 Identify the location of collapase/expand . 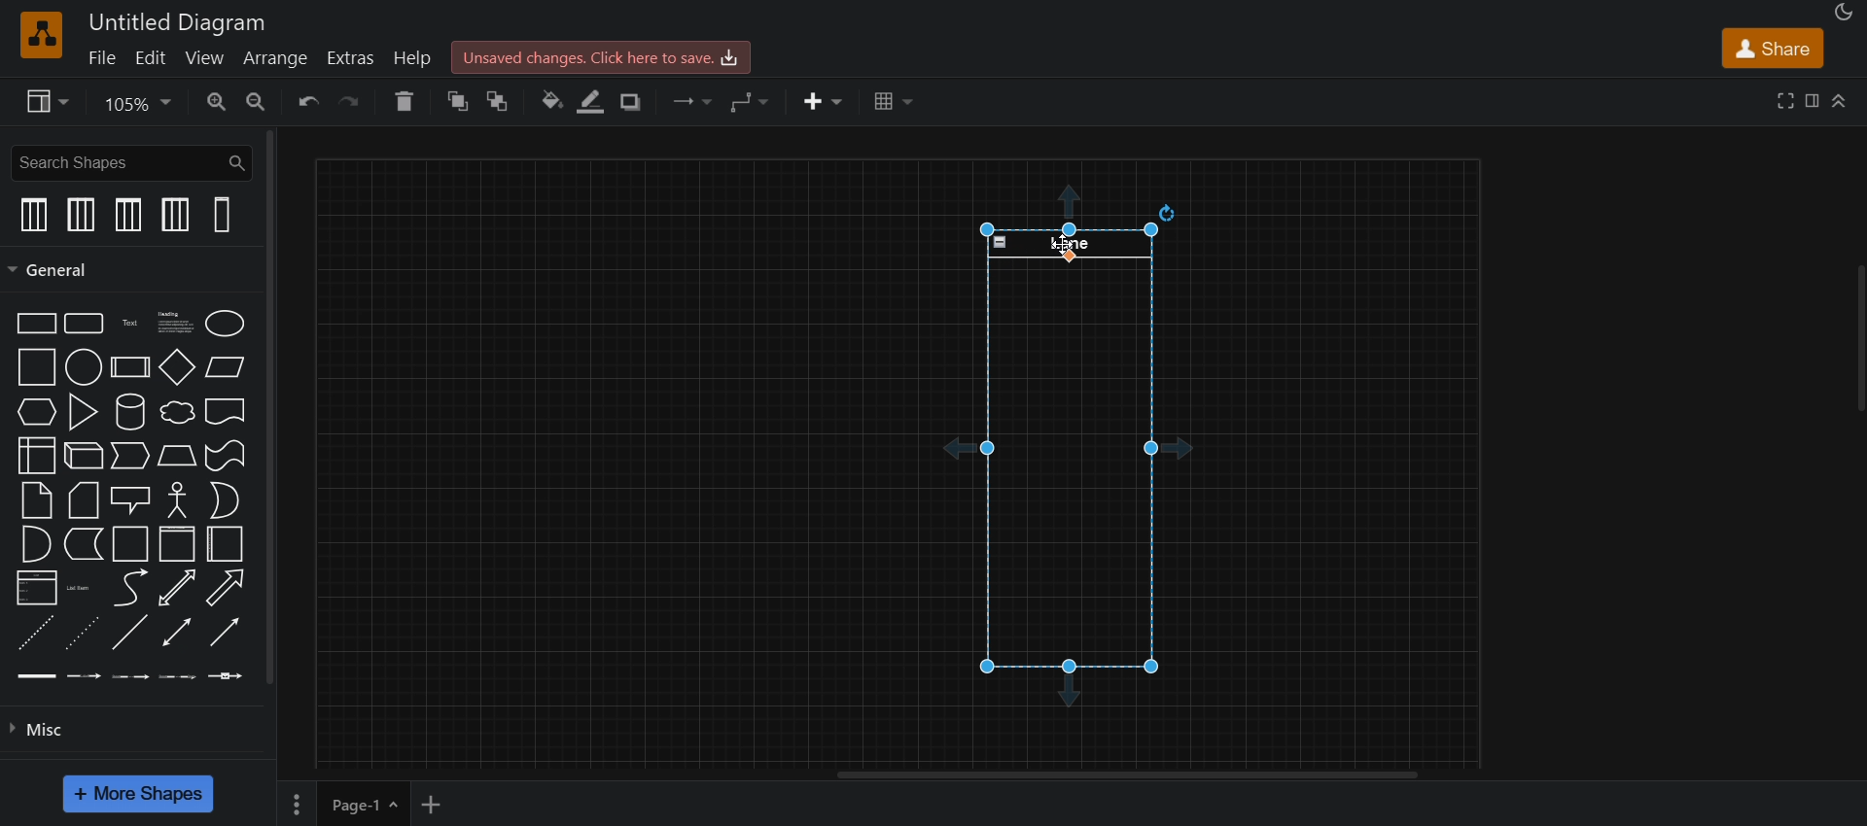
(1842, 96).